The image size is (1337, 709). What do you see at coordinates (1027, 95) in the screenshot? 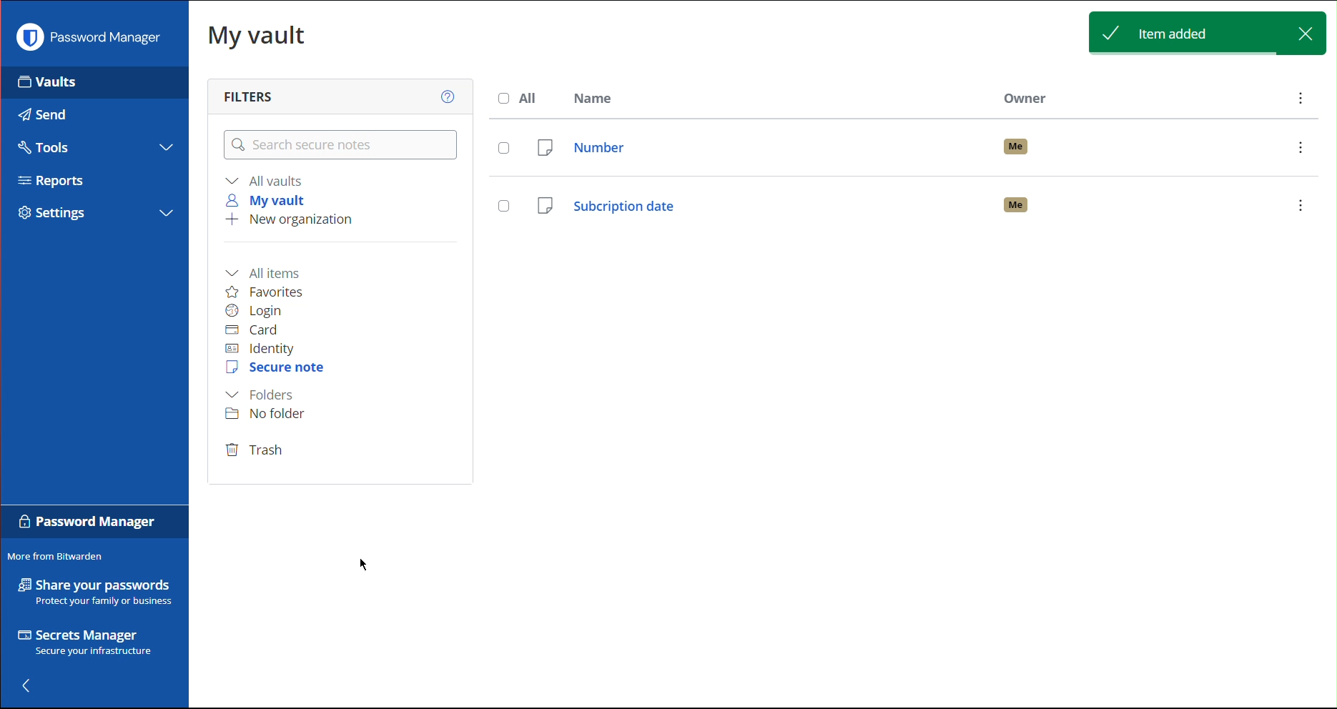
I see `Owner` at bounding box center [1027, 95].